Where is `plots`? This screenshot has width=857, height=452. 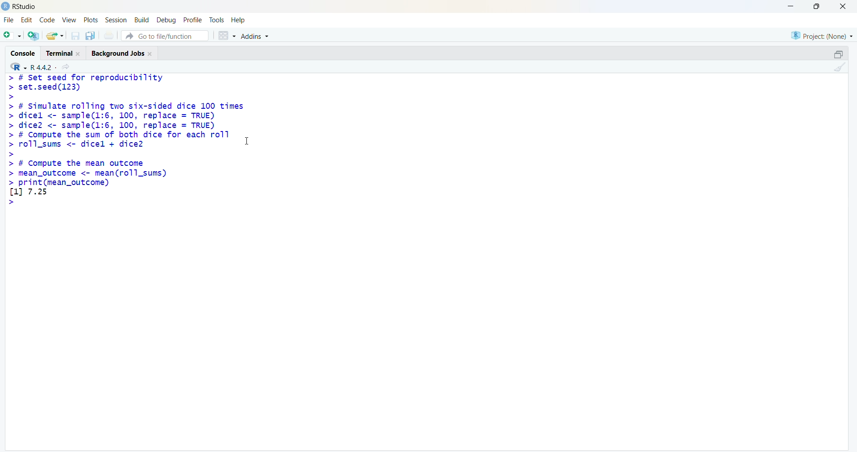
plots is located at coordinates (91, 19).